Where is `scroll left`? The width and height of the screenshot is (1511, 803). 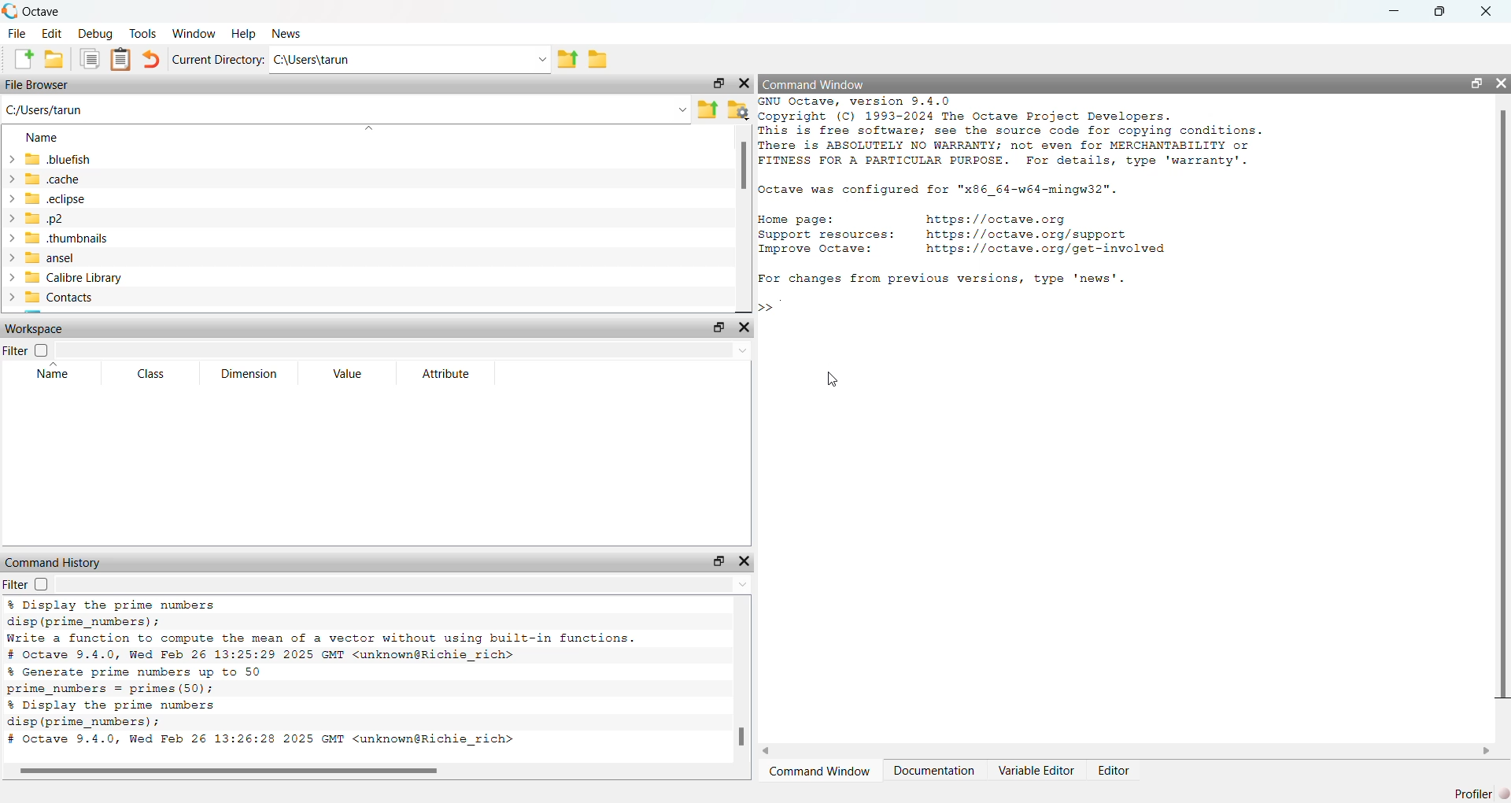
scroll left is located at coordinates (767, 751).